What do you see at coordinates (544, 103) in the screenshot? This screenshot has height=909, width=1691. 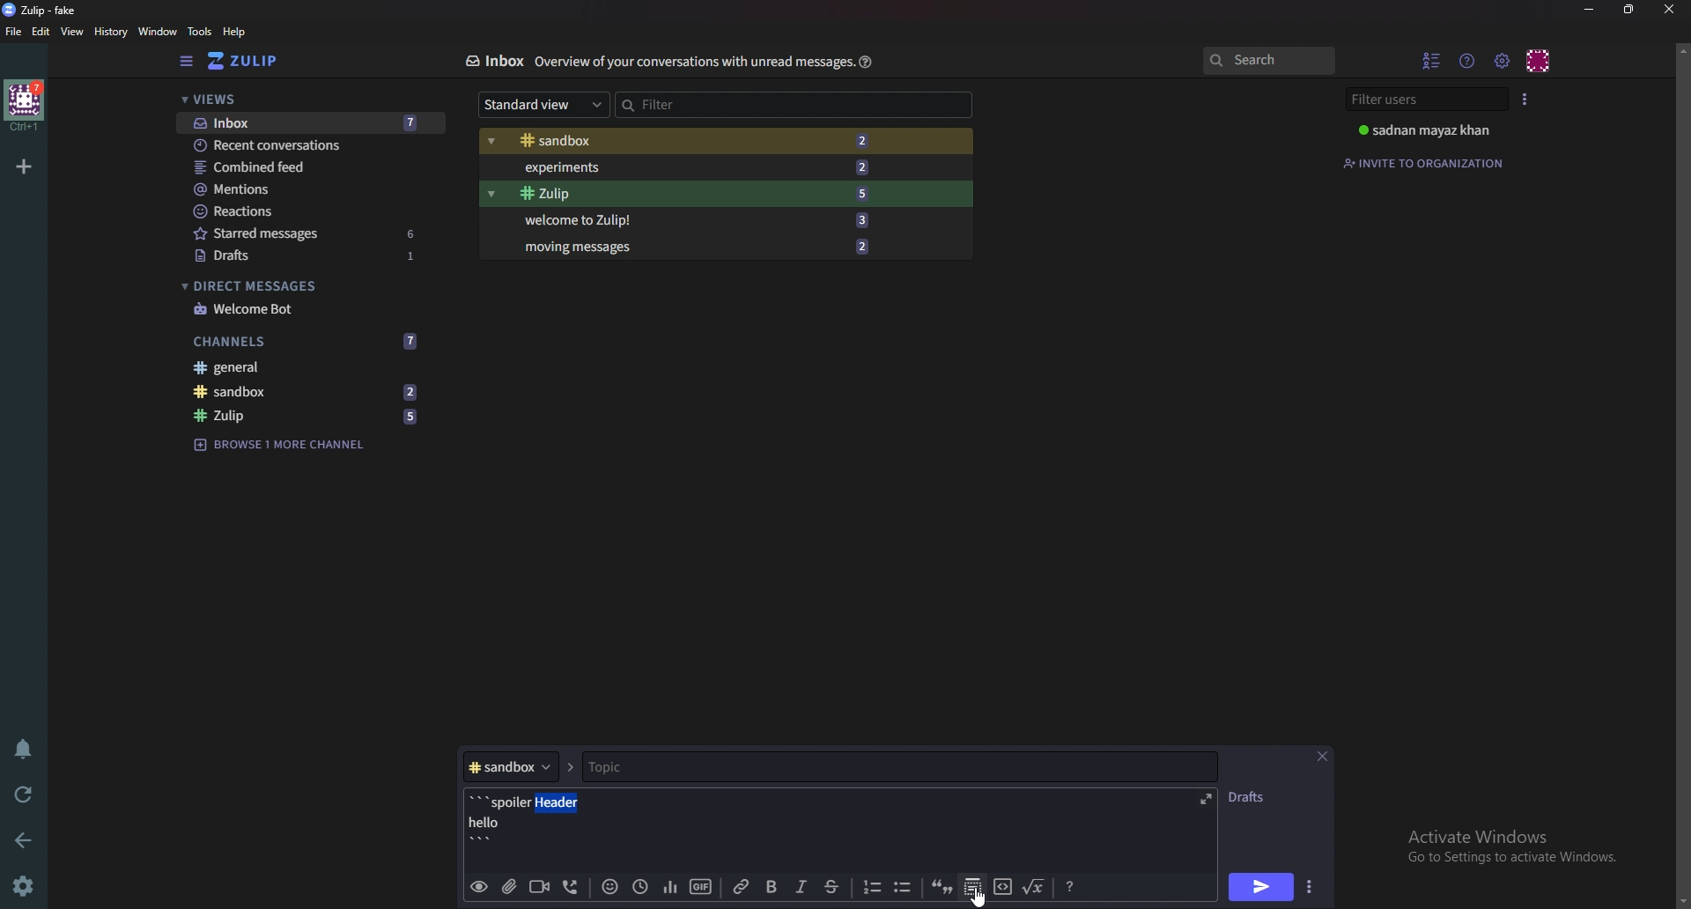 I see `Standard view` at bounding box center [544, 103].